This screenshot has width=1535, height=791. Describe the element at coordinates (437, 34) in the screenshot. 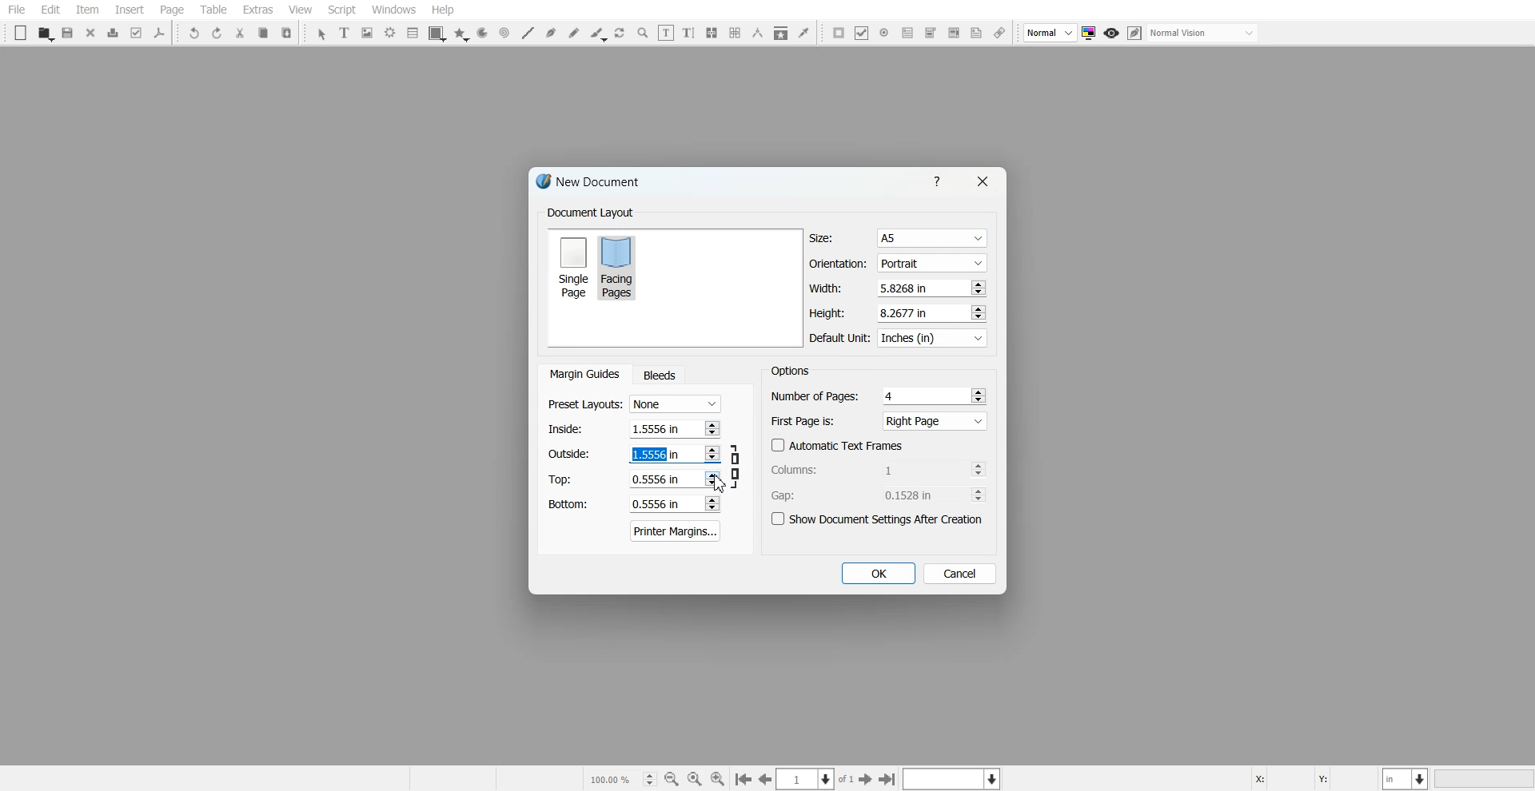

I see `Shape` at that location.